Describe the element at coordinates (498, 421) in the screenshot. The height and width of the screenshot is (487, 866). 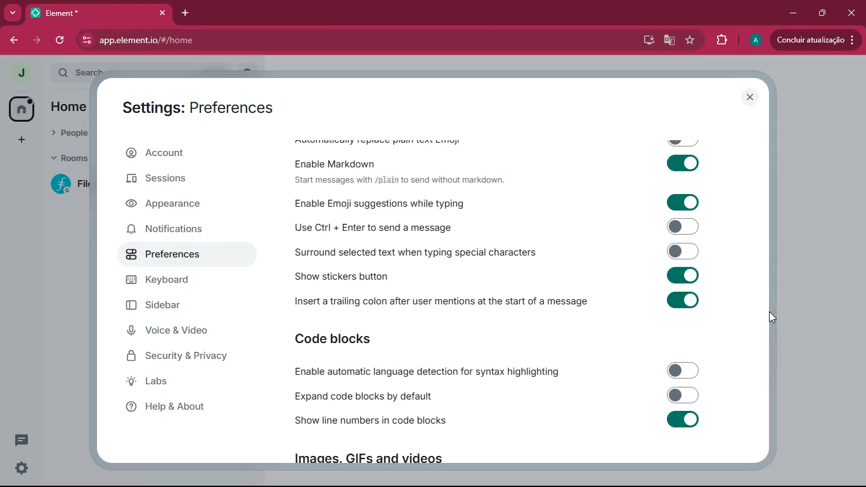
I see `Show line numbers in code blocks` at that location.